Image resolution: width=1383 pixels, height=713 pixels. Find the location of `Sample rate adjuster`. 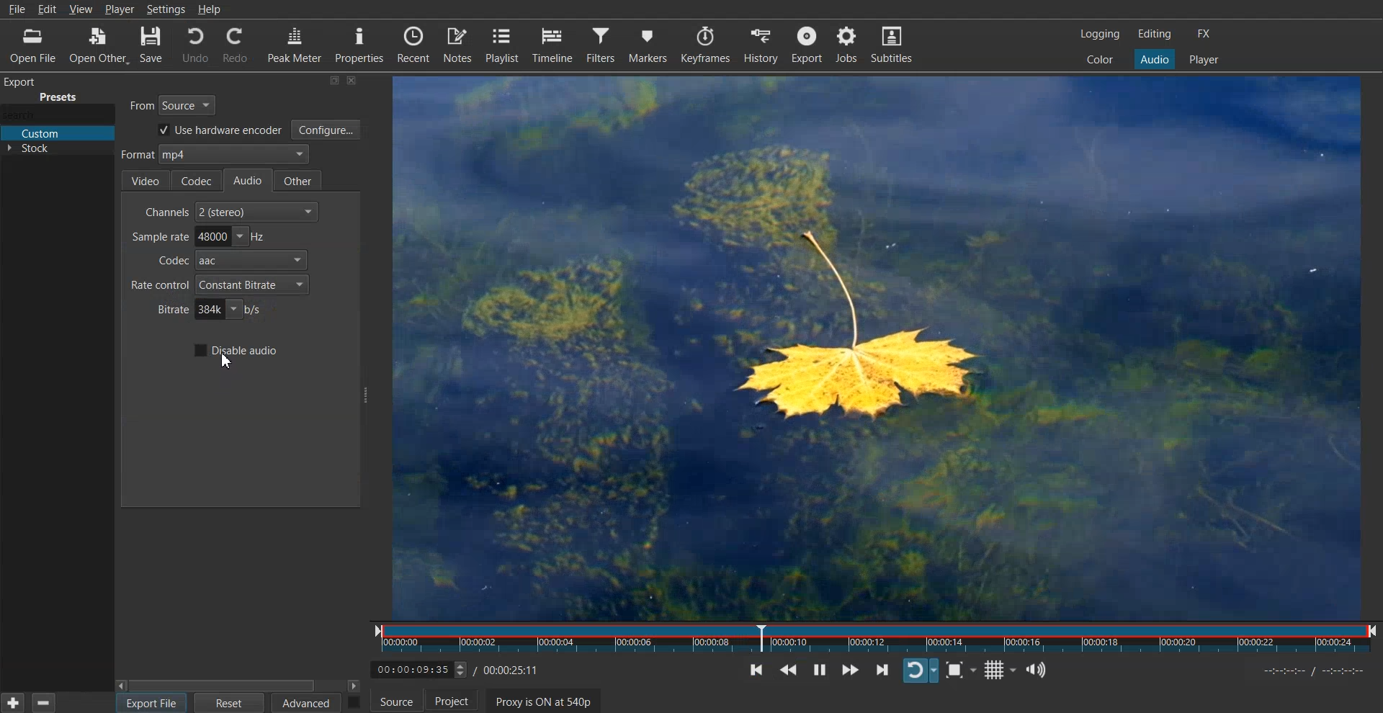

Sample rate adjuster is located at coordinates (197, 236).